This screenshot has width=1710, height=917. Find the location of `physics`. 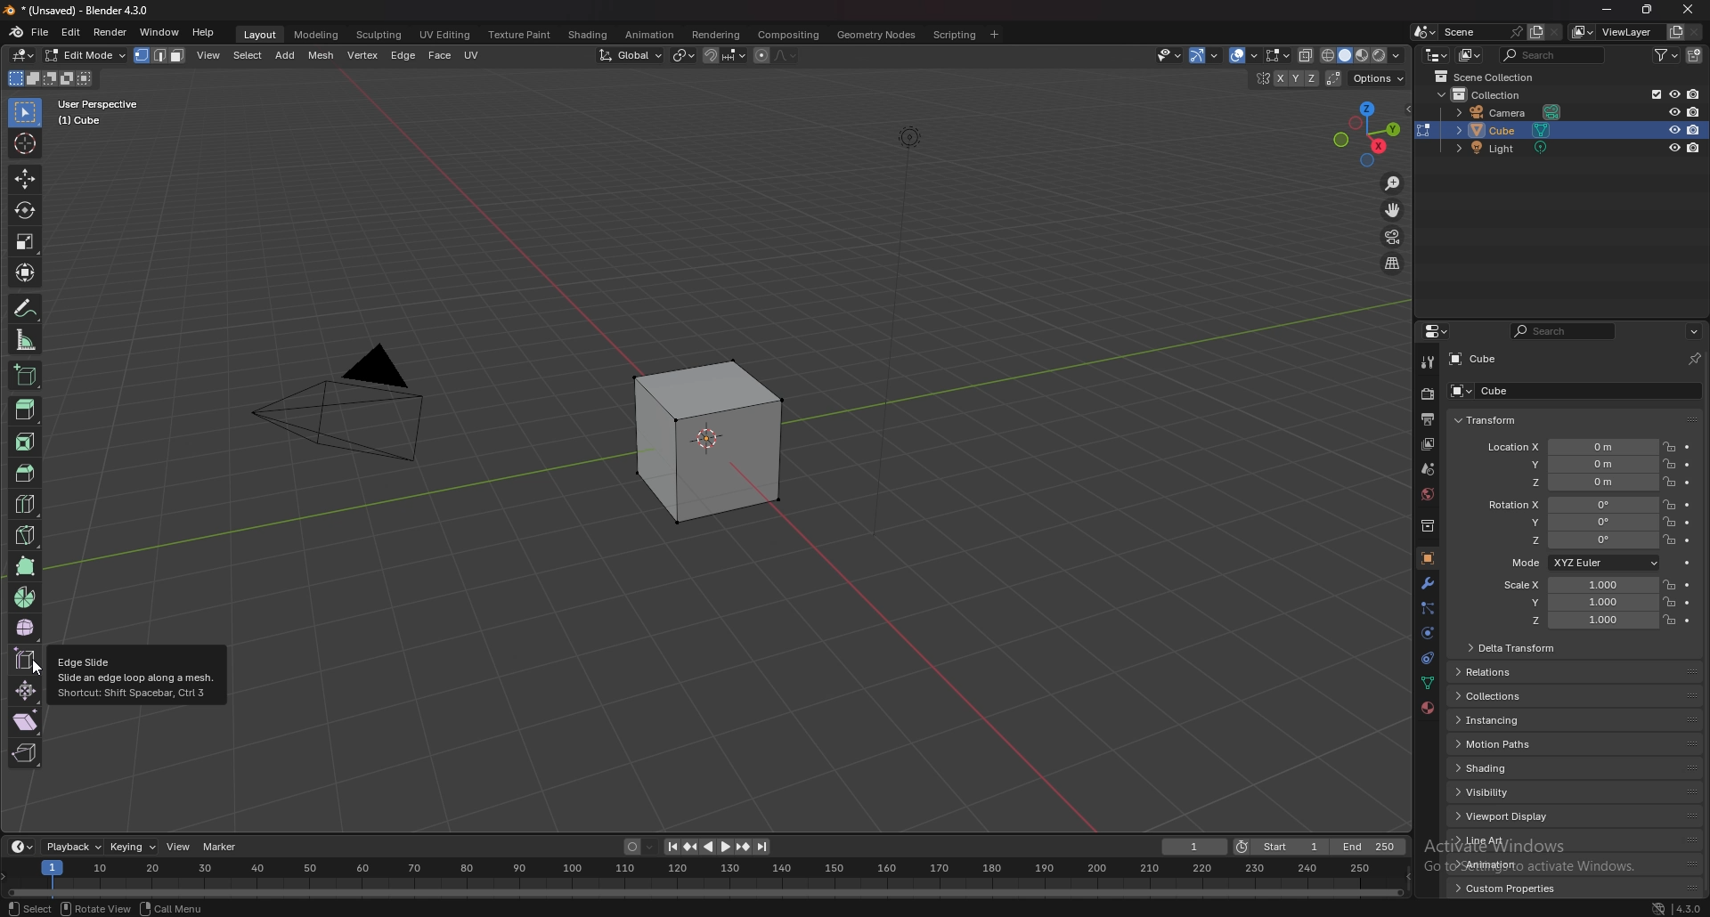

physics is located at coordinates (1427, 634).